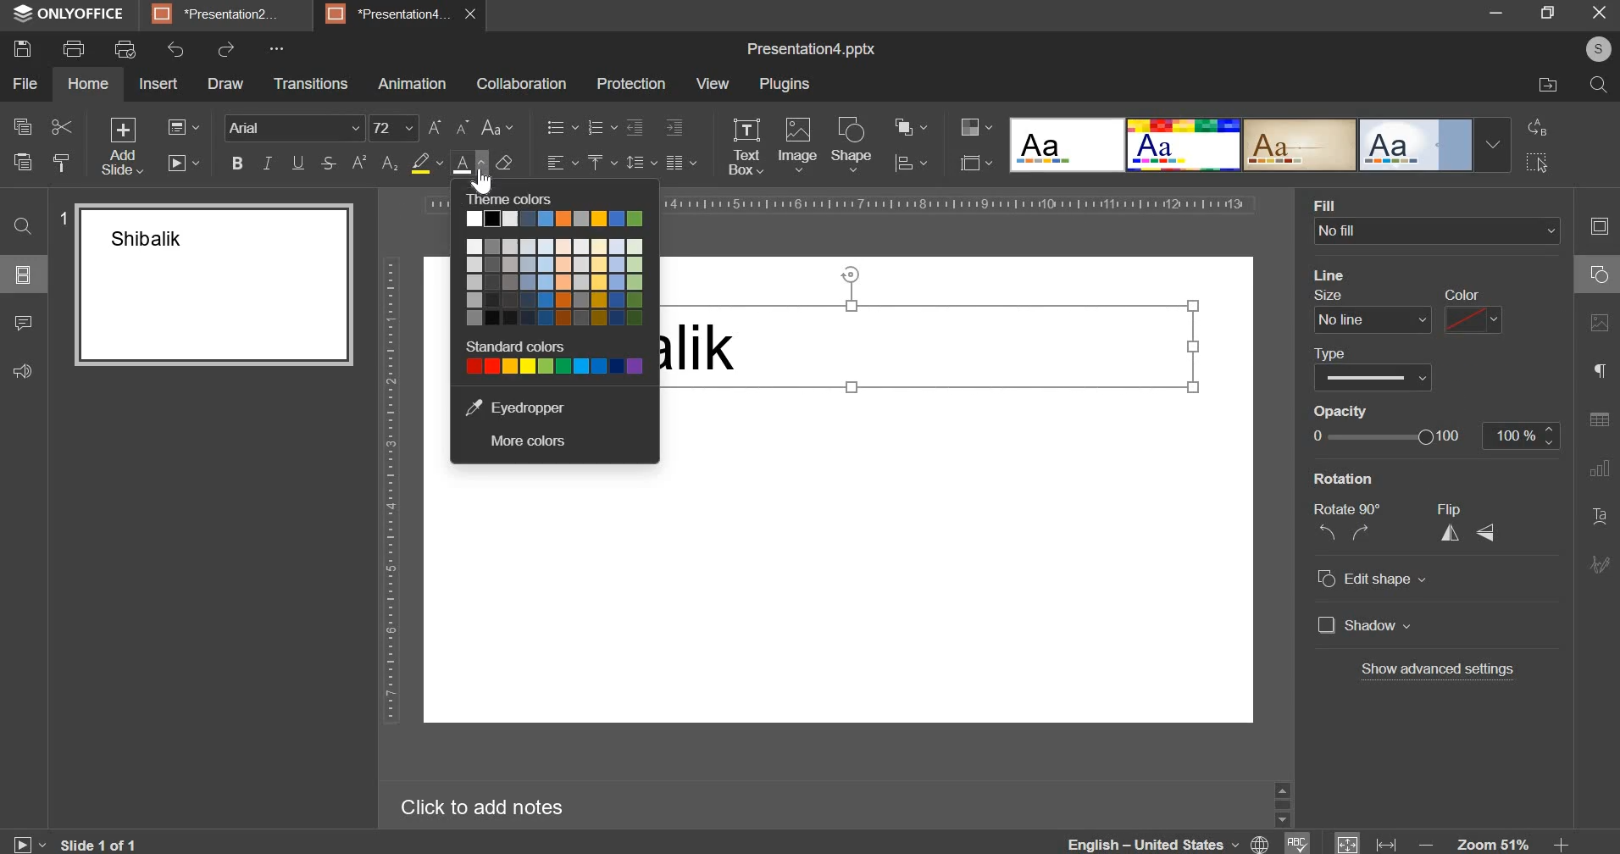 Image resolution: width=1620 pixels, height=854 pixels. I want to click on Restore down, so click(1496, 13).